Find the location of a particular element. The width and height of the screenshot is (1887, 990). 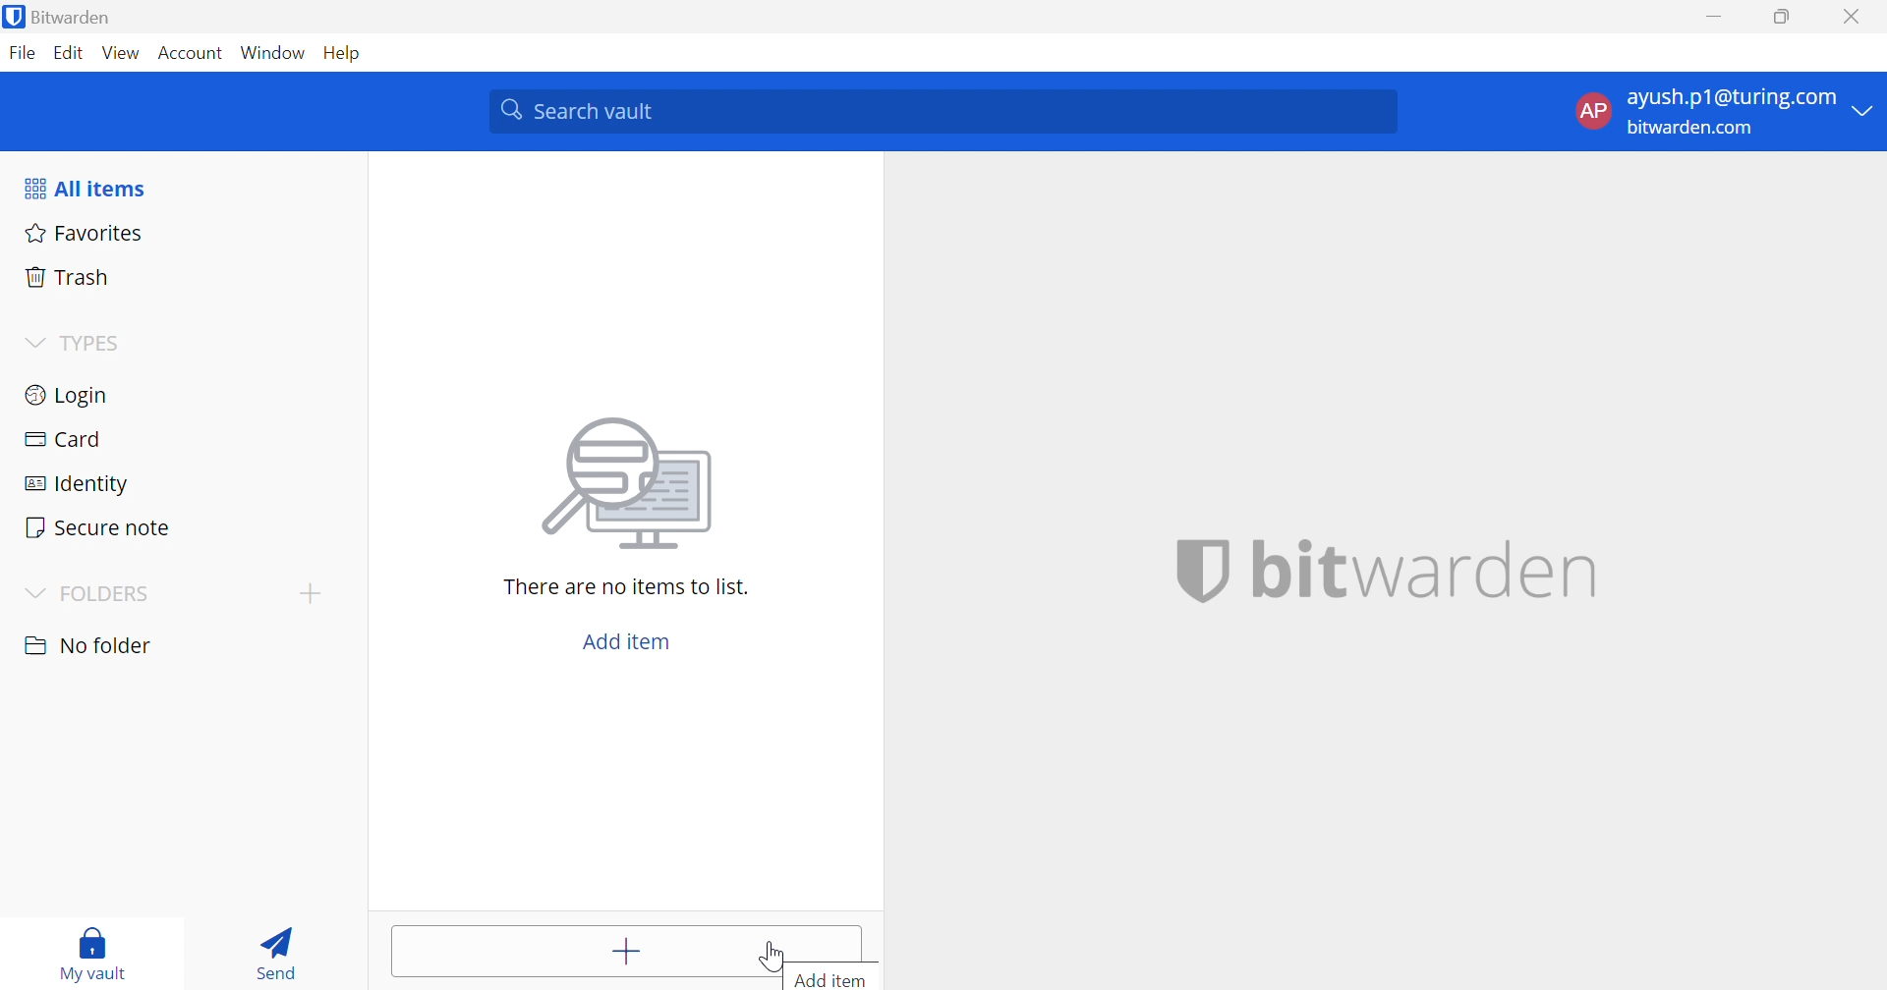

Login is located at coordinates (69, 393).